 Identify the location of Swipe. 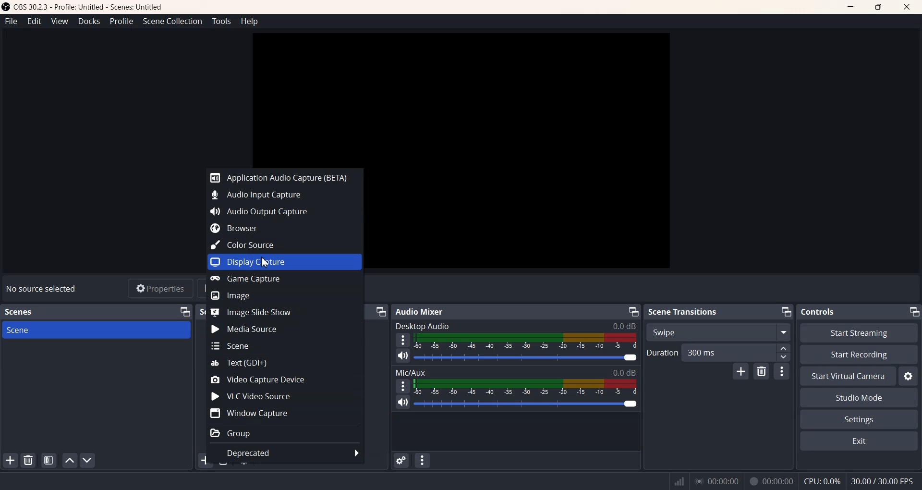
(719, 331).